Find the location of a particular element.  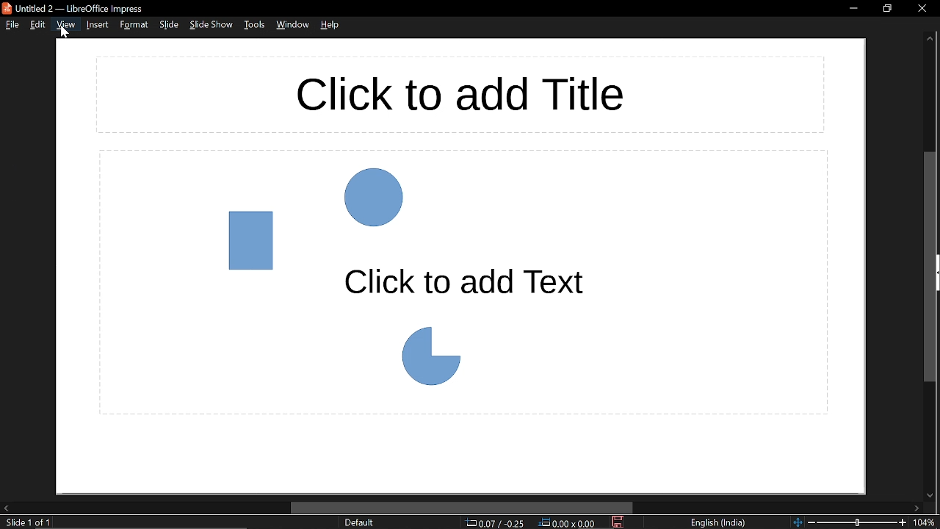

Slide is located at coordinates (169, 26).